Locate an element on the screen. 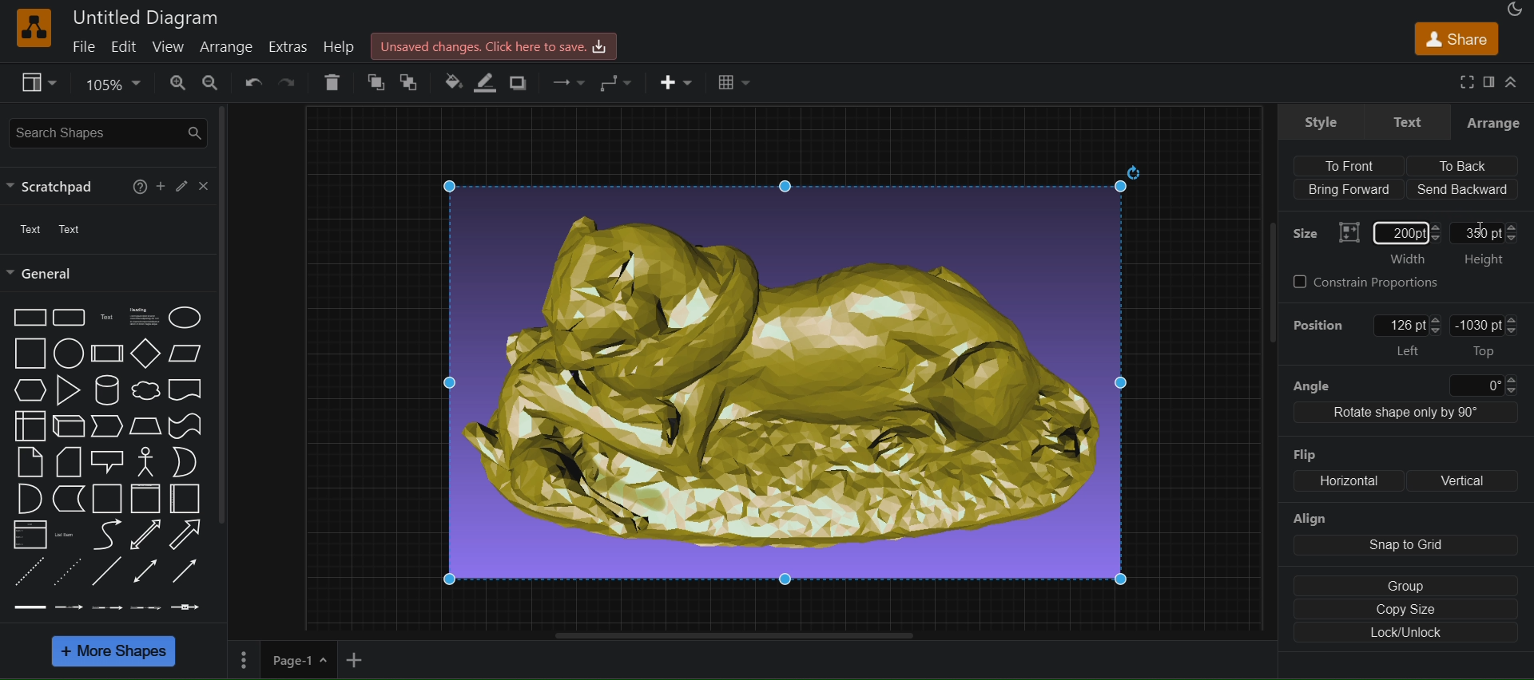 This screenshot has width=1534, height=680. logo is located at coordinates (32, 28).